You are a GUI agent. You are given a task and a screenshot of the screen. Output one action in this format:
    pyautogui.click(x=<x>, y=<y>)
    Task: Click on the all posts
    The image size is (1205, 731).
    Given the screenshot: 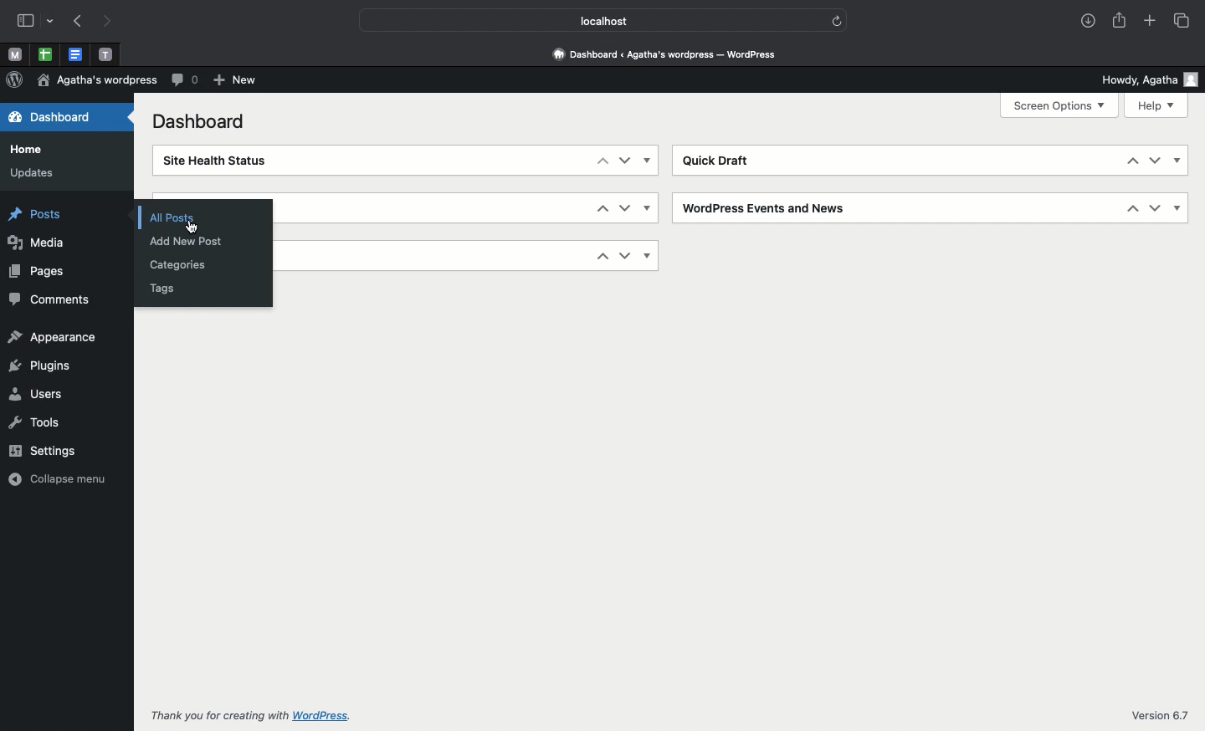 What is the action you would take?
    pyautogui.click(x=156, y=217)
    